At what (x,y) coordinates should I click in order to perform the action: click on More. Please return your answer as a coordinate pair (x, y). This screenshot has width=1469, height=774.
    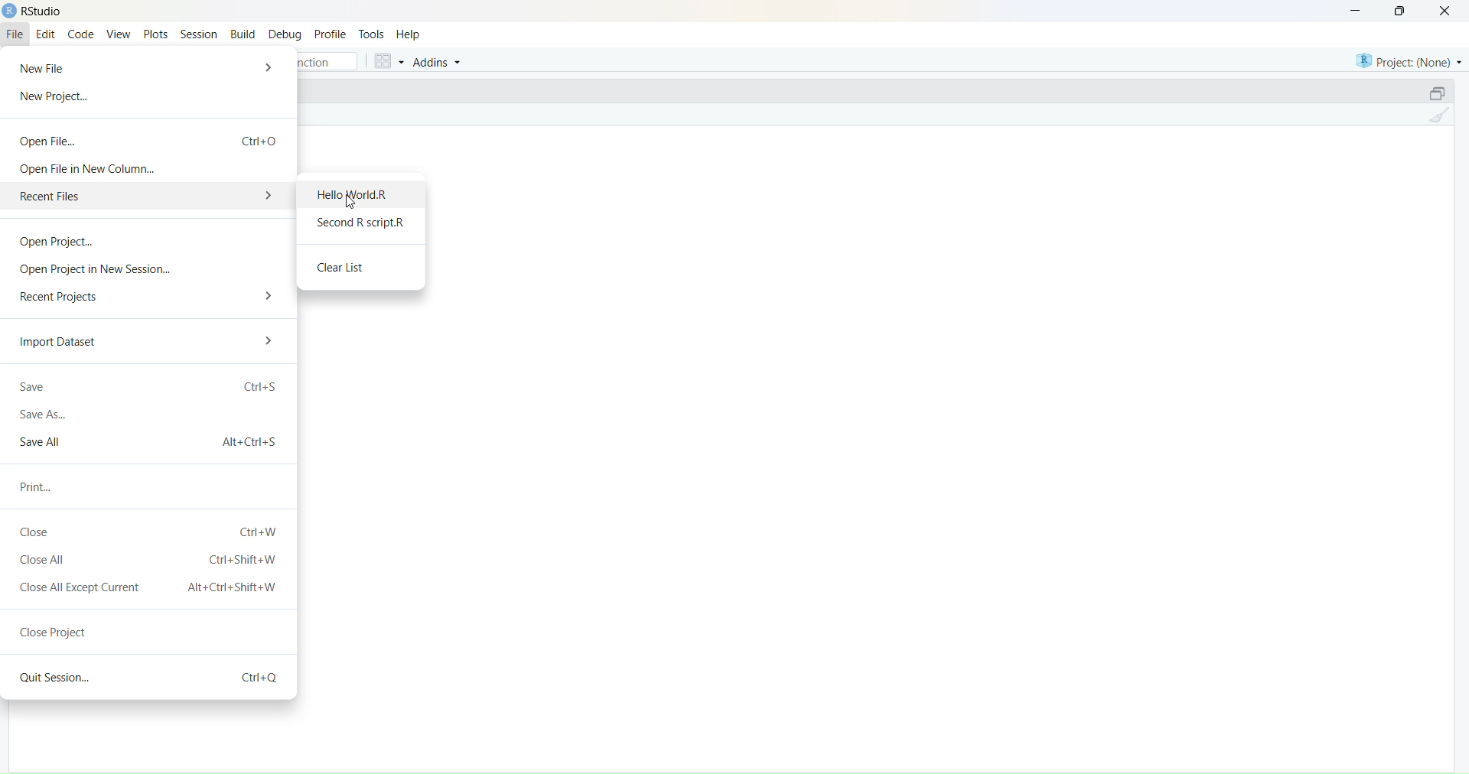
    Looking at the image, I should click on (269, 193).